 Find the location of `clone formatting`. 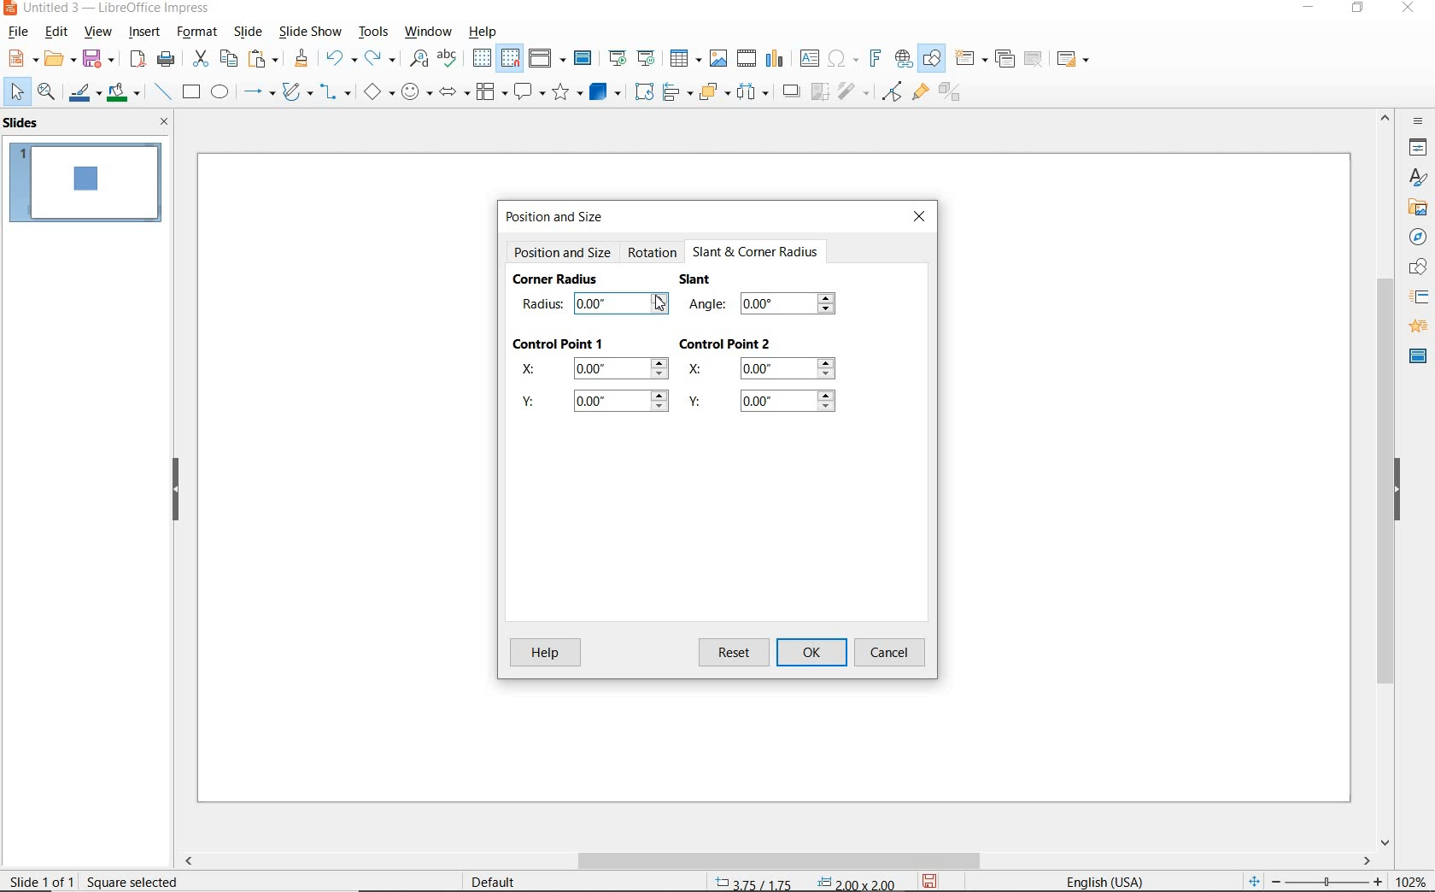

clone formatting is located at coordinates (301, 59).